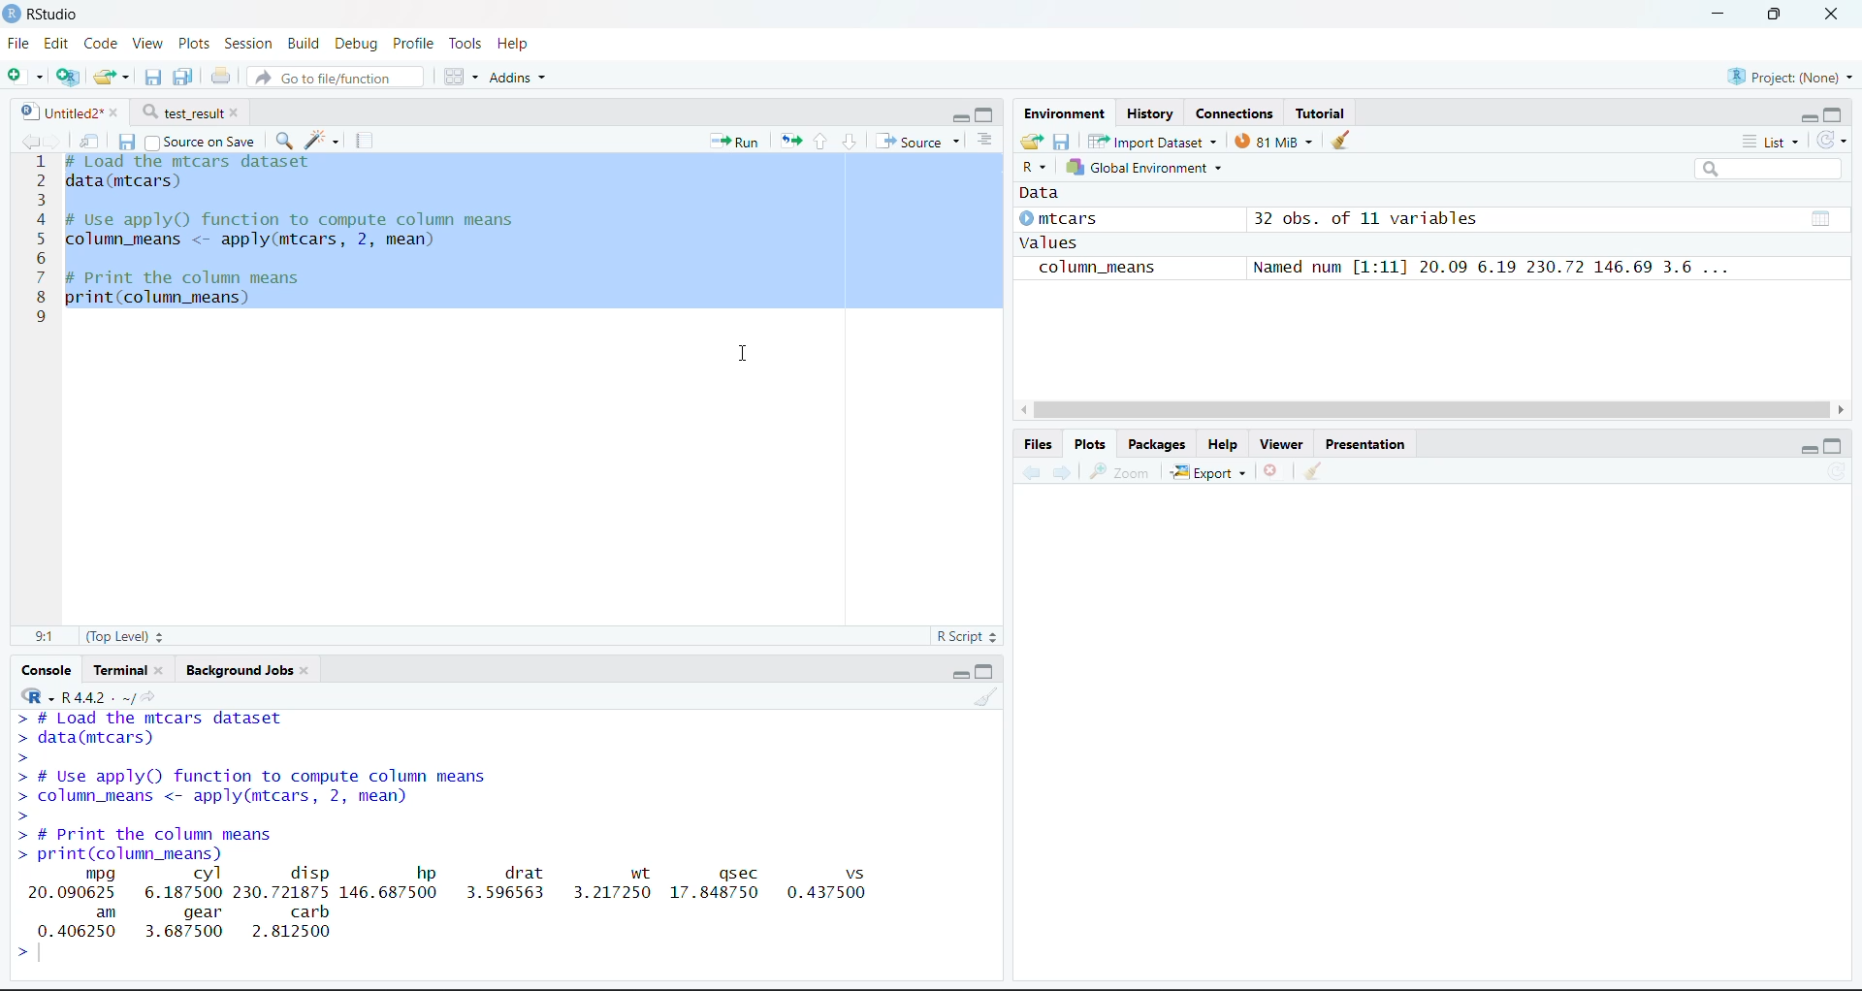  I want to click on Files, so click(1039, 443).